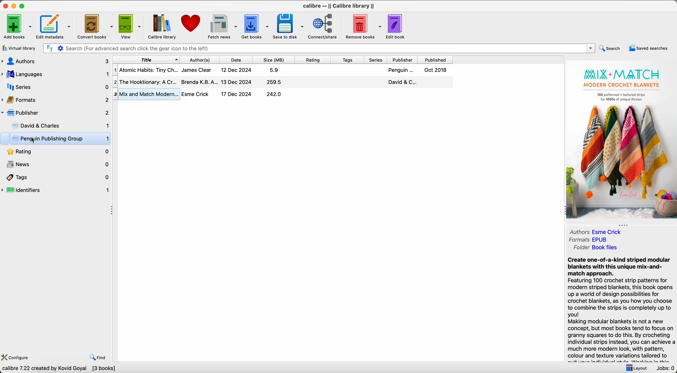  What do you see at coordinates (55, 87) in the screenshot?
I see `series` at bounding box center [55, 87].